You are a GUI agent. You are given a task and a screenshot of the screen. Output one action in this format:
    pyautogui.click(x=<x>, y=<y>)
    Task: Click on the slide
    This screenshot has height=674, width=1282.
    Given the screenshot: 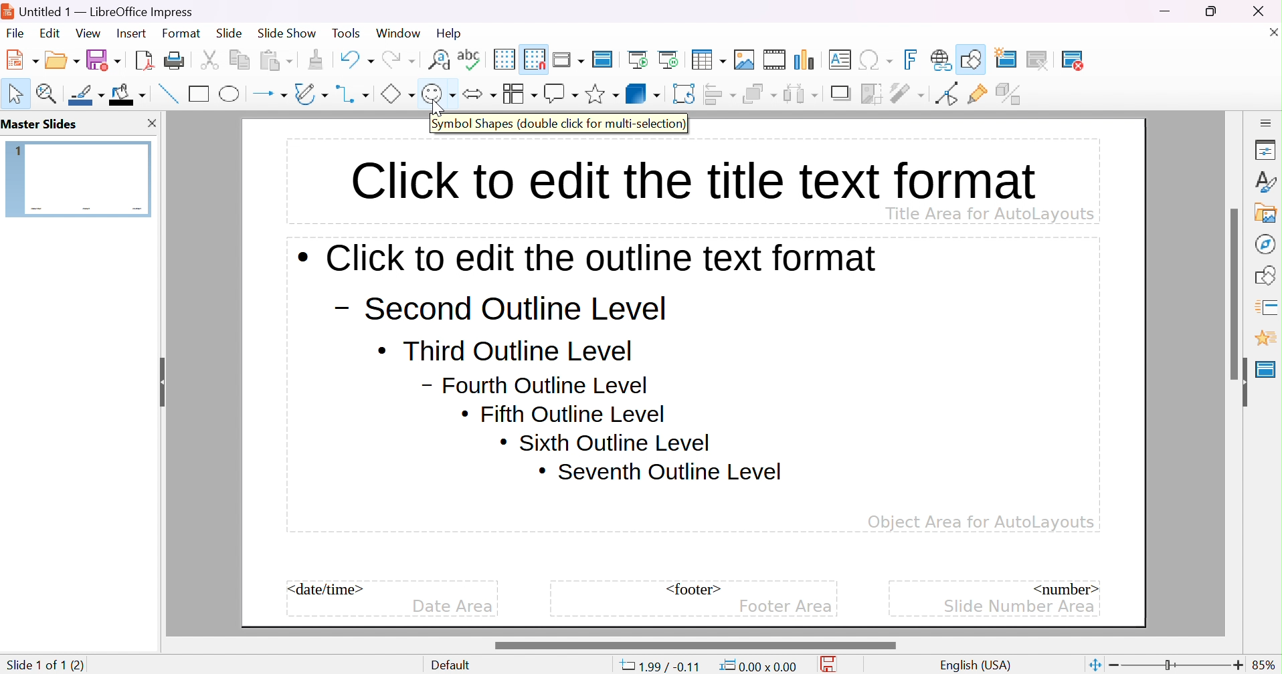 What is the action you would take?
    pyautogui.click(x=230, y=33)
    